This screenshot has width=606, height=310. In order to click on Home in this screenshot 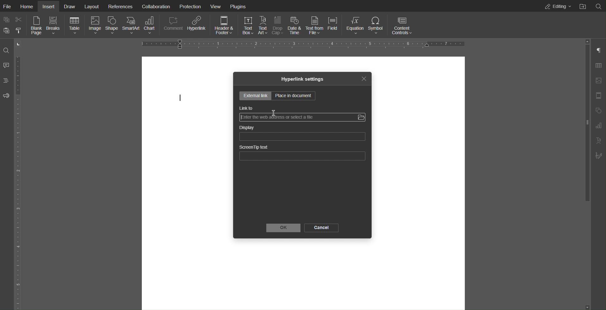, I will do `click(28, 6)`.